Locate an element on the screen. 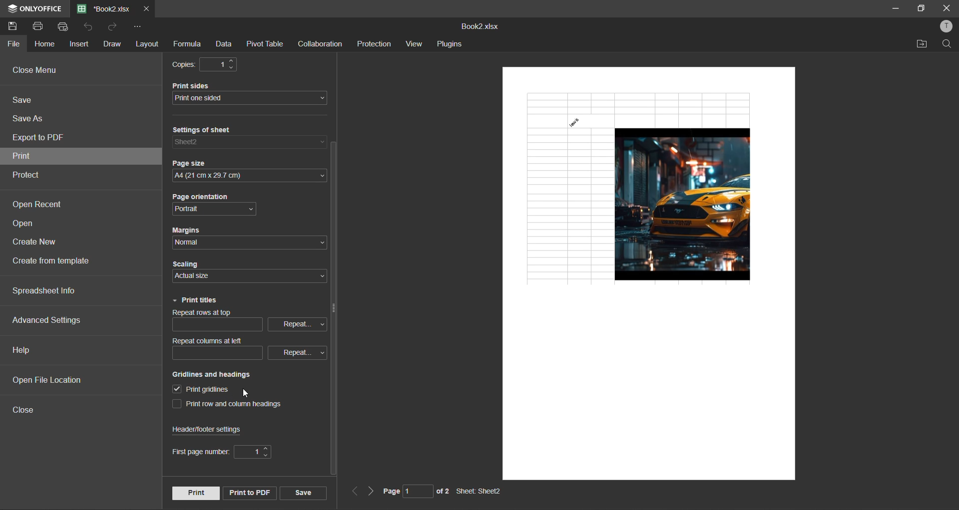 This screenshot has height=510, width=959. cursor is located at coordinates (247, 393).